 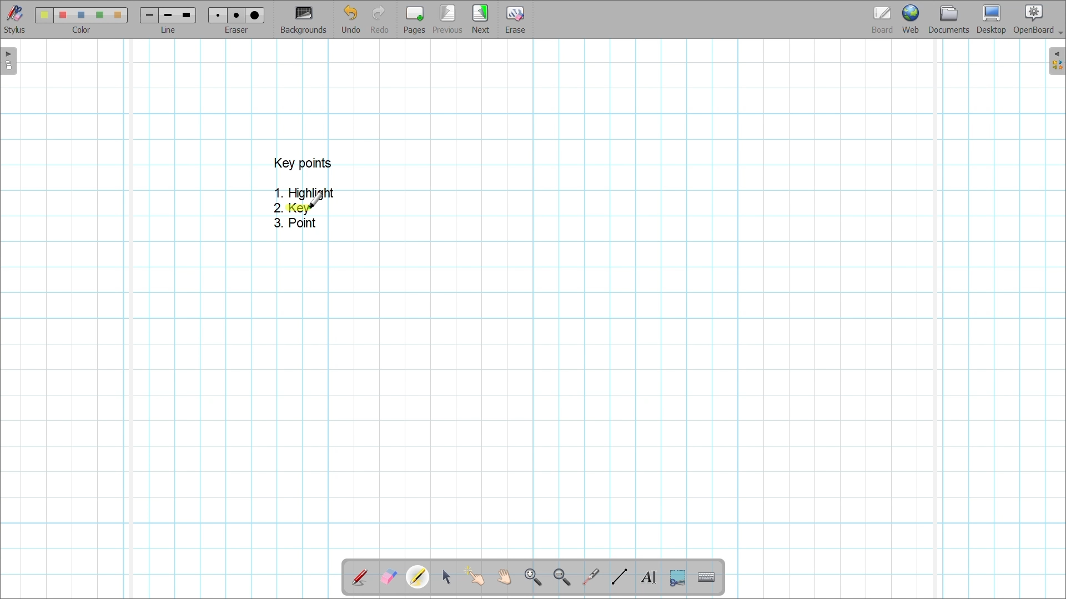 What do you see at coordinates (380, 19) in the screenshot?
I see `Redo` at bounding box center [380, 19].